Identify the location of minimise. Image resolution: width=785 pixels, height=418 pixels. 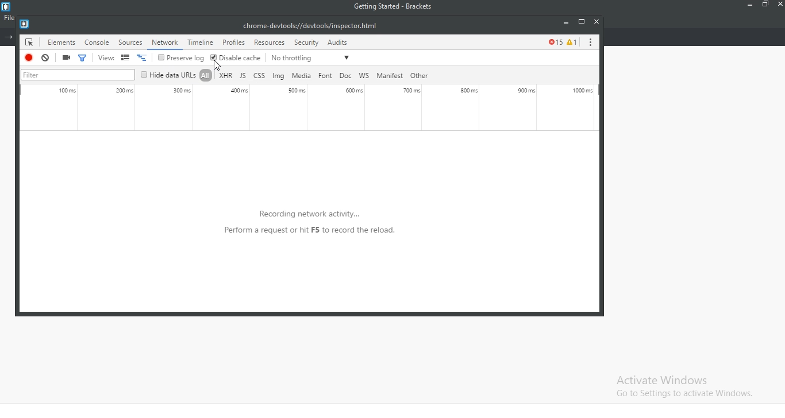
(746, 6).